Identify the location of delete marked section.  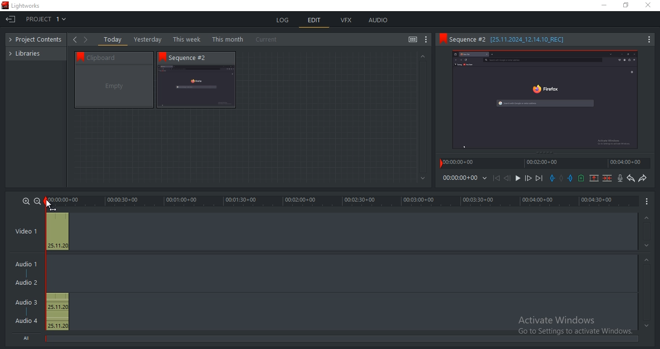
(608, 178).